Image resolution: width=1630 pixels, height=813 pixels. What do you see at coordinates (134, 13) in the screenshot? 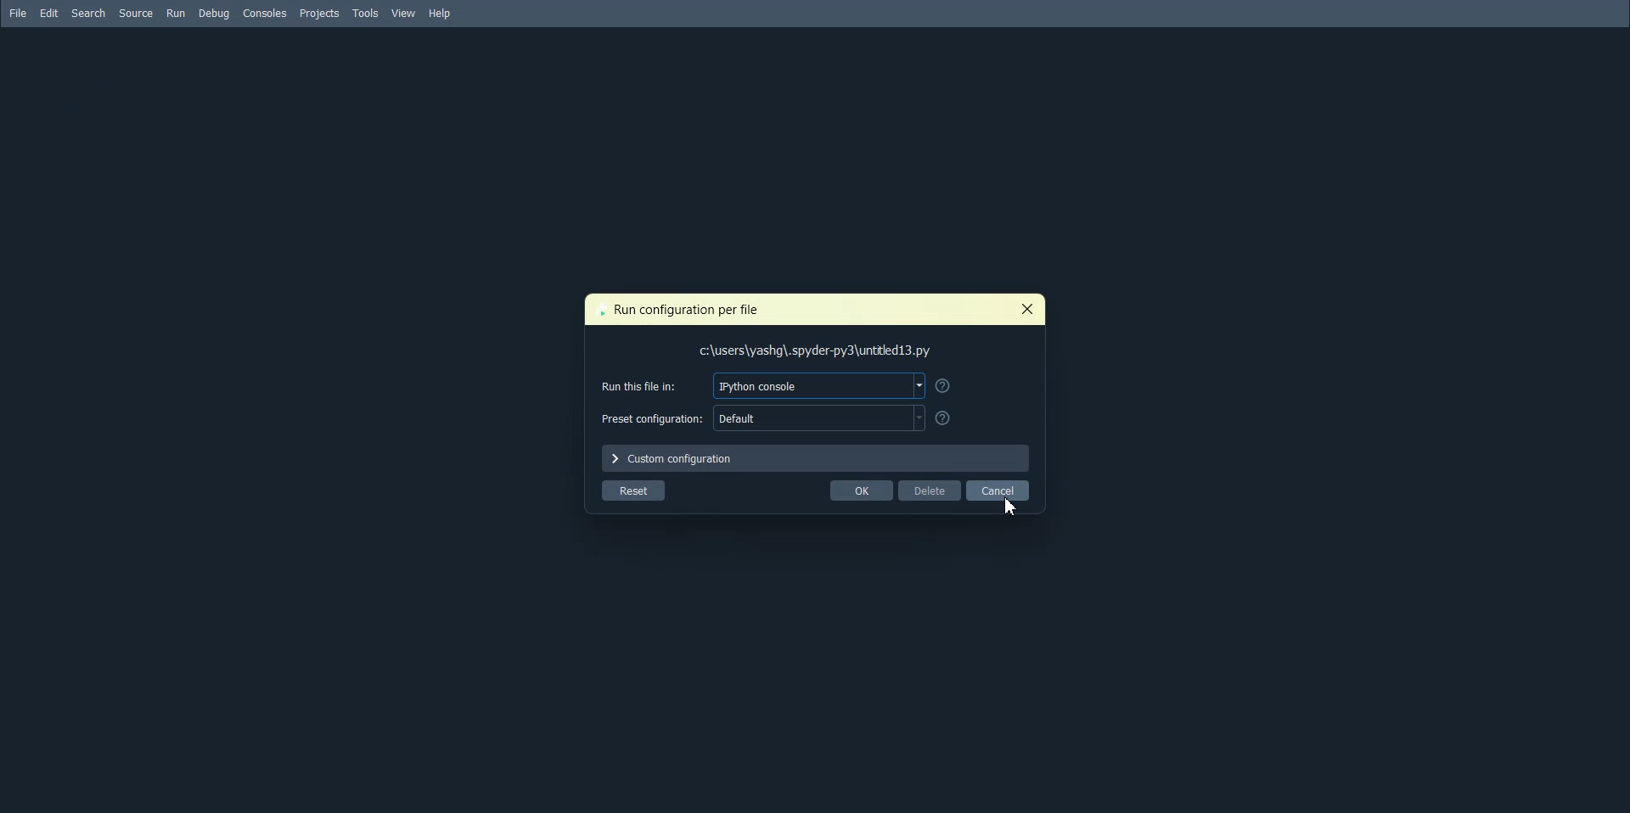
I see `Source` at bounding box center [134, 13].